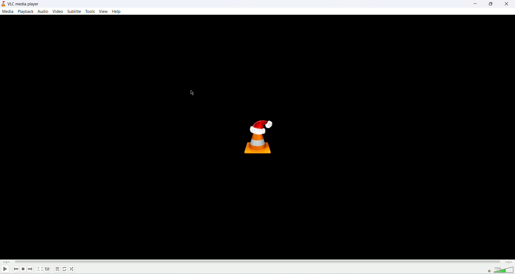 The image size is (515, 274). Describe the element at coordinates (16, 270) in the screenshot. I see `previous` at that location.